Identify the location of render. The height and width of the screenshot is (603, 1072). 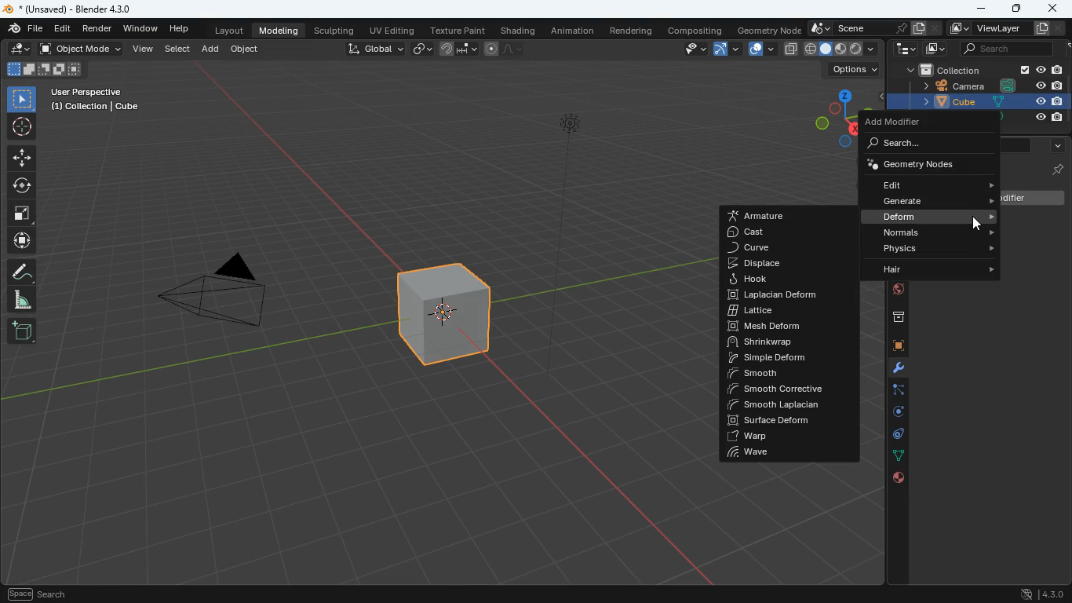
(97, 28).